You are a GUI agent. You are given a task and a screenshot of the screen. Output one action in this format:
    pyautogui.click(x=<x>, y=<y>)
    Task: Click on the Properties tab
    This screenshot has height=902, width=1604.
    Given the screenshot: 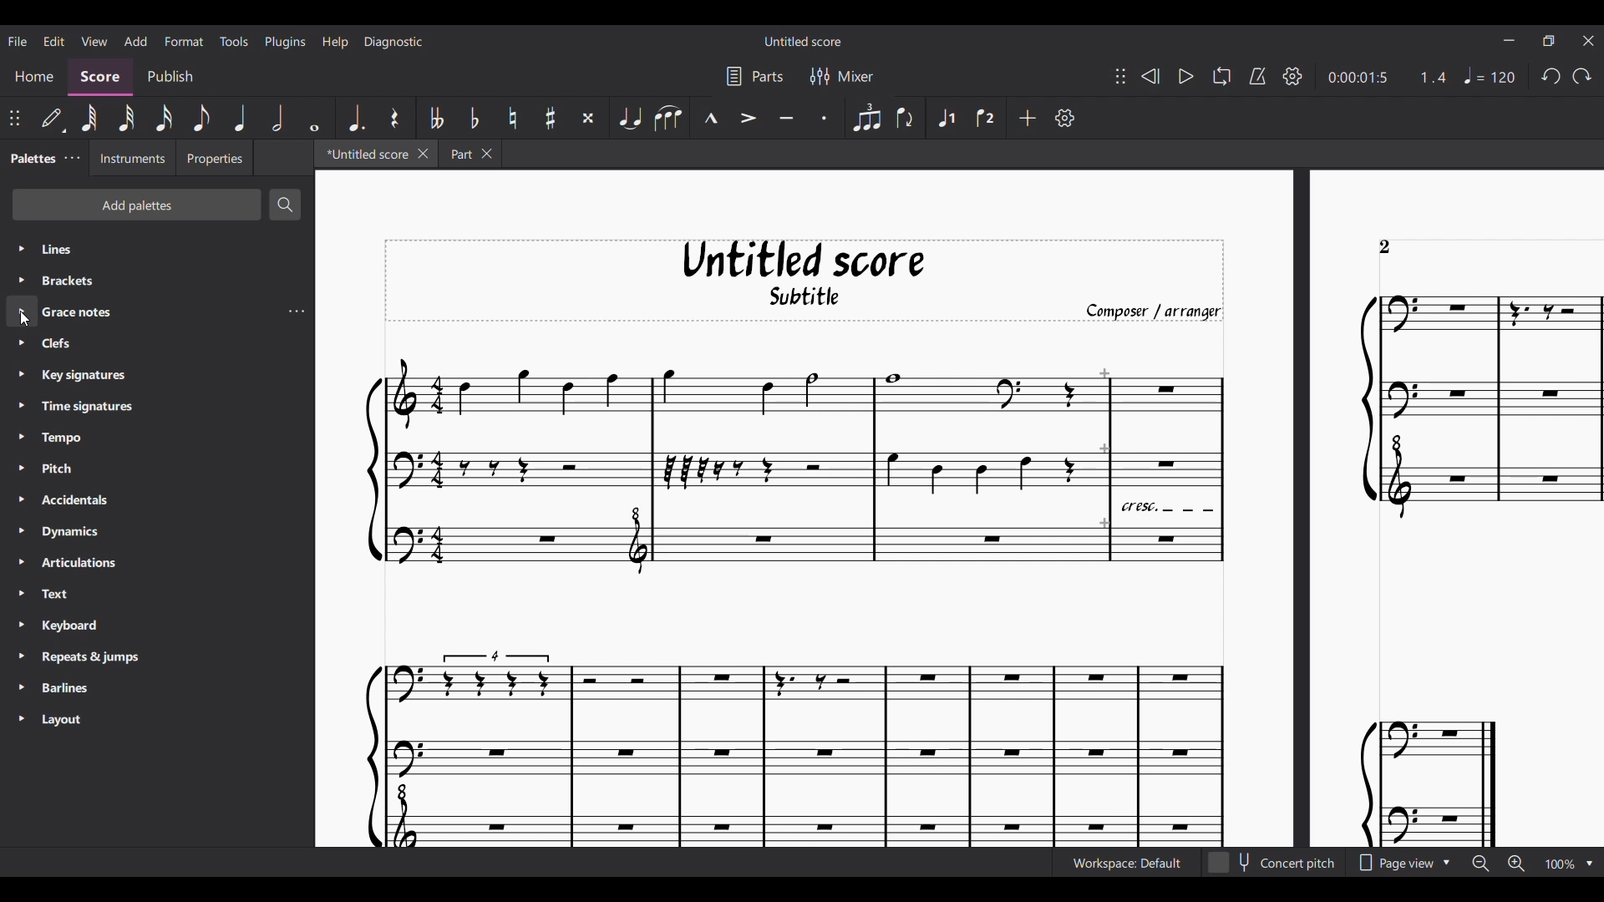 What is the action you would take?
    pyautogui.click(x=214, y=158)
    